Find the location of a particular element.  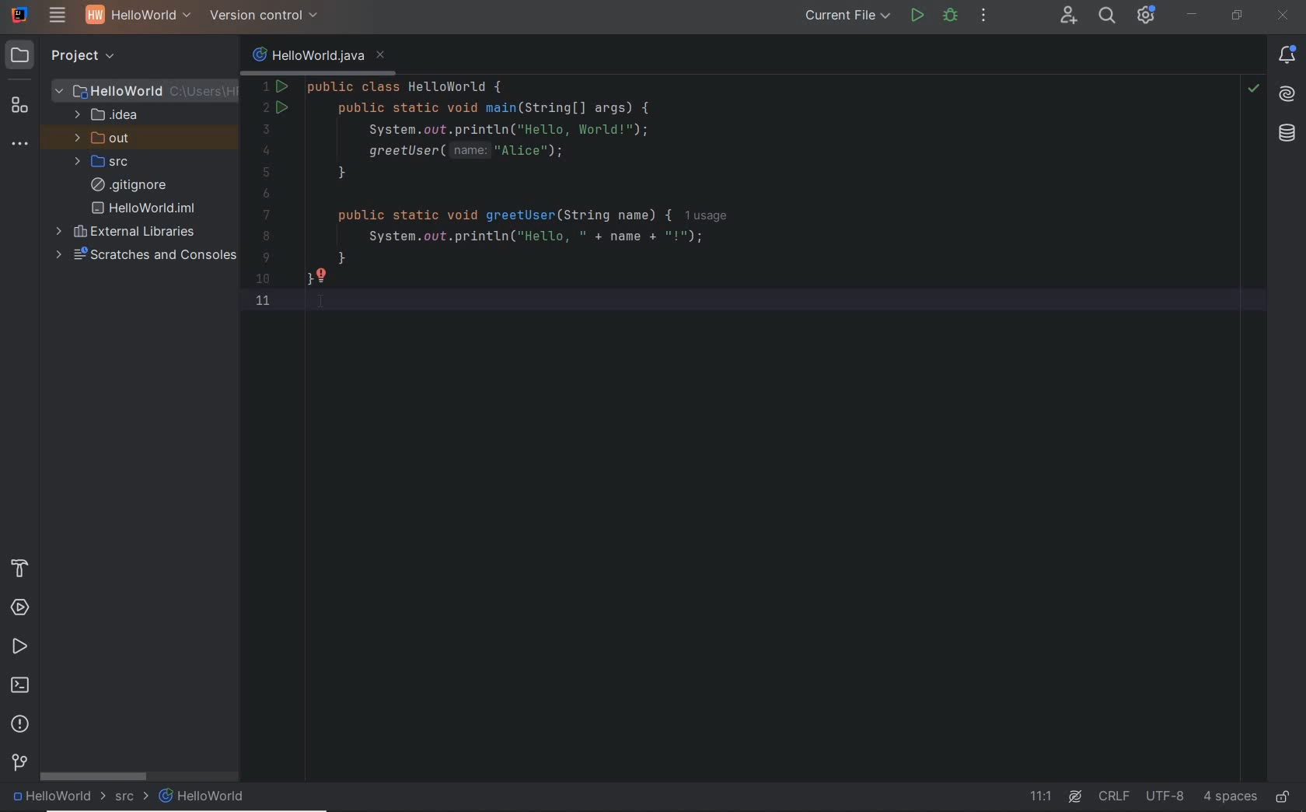

run is located at coordinates (918, 16).